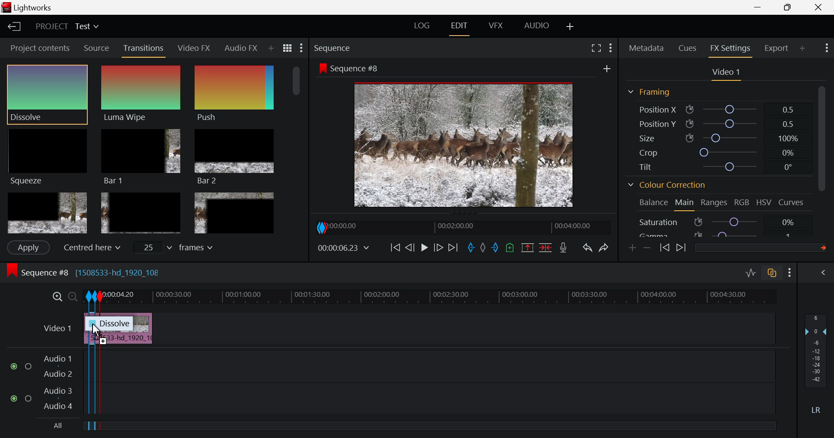 This screenshot has width=834, height=438. What do you see at coordinates (727, 73) in the screenshot?
I see `Video 1 settings open` at bounding box center [727, 73].